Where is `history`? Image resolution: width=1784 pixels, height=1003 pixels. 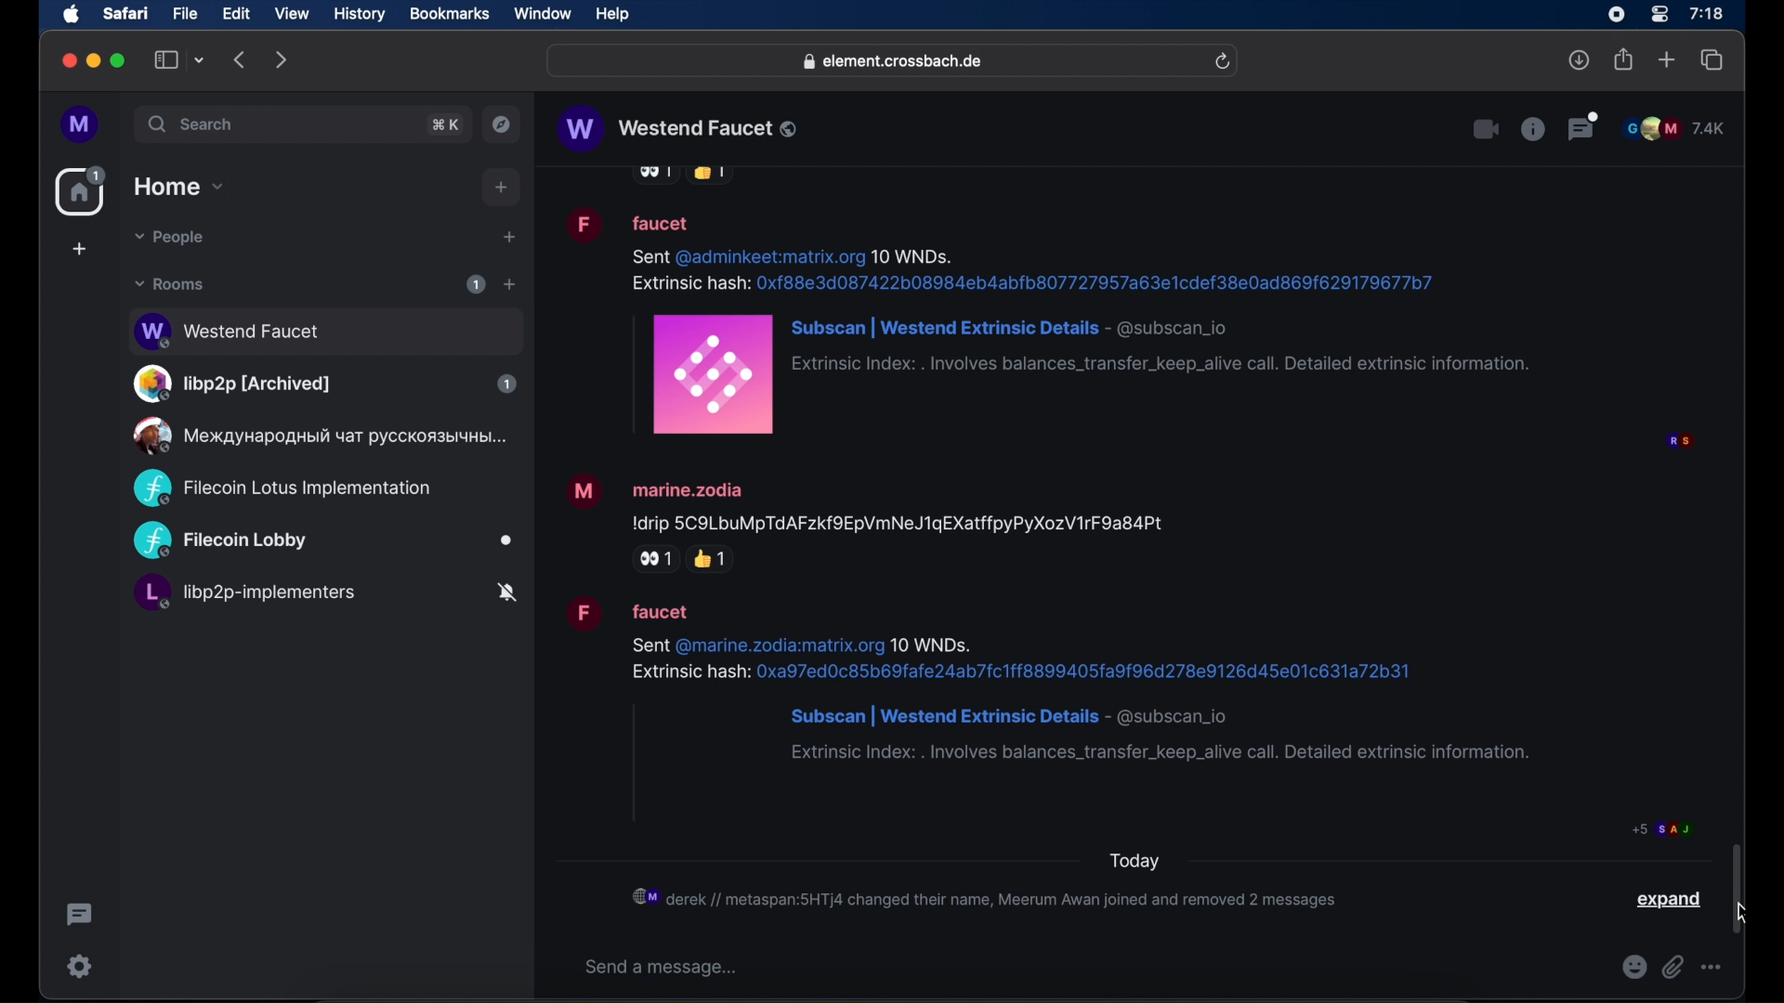
history is located at coordinates (360, 15).